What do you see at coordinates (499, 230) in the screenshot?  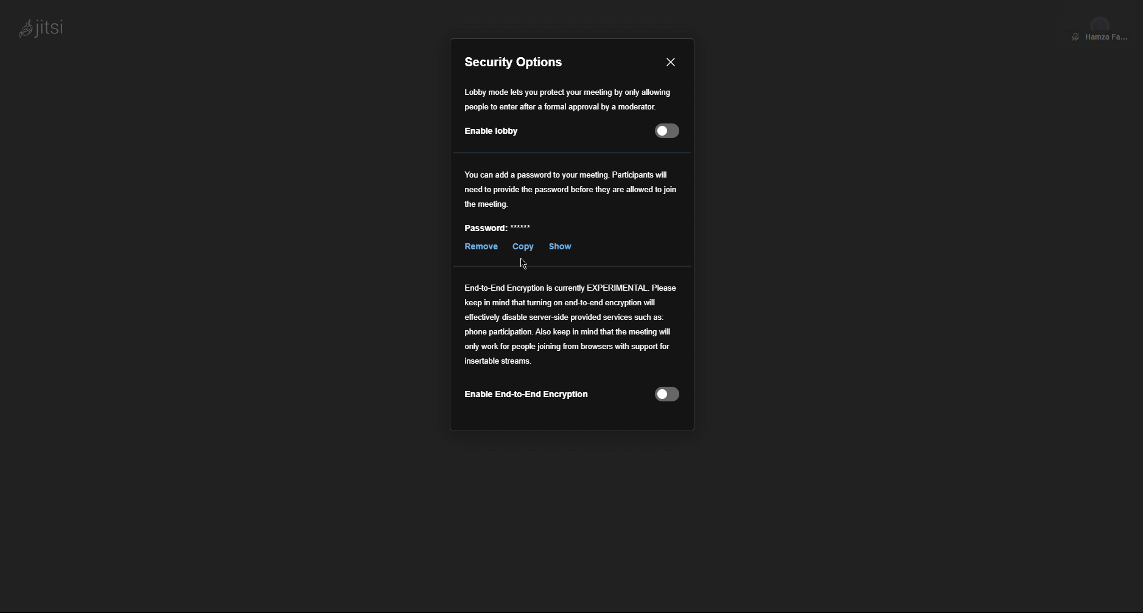 I see `Password` at bounding box center [499, 230].